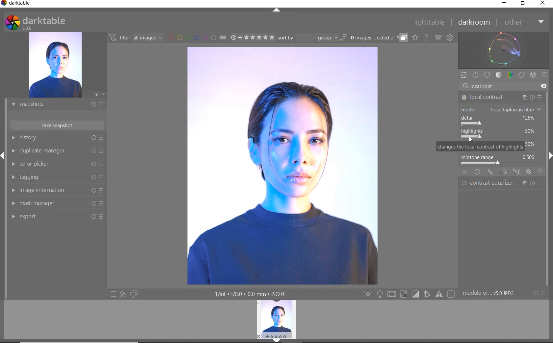  What do you see at coordinates (197, 37) in the screenshot?
I see `FILTER BY IMAGE COLOR LABEL` at bounding box center [197, 37].